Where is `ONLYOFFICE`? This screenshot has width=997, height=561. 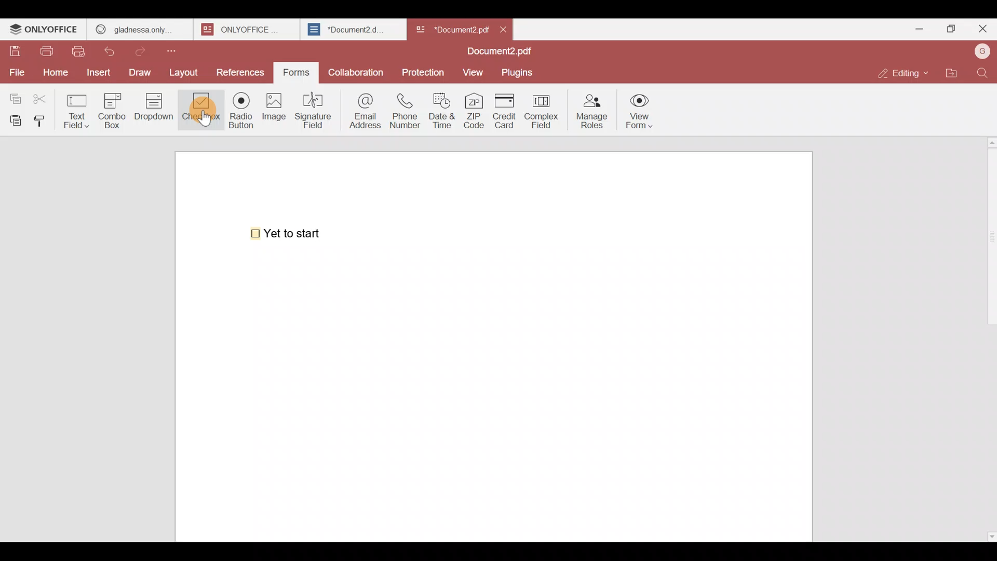
ONLYOFFICE is located at coordinates (44, 31).